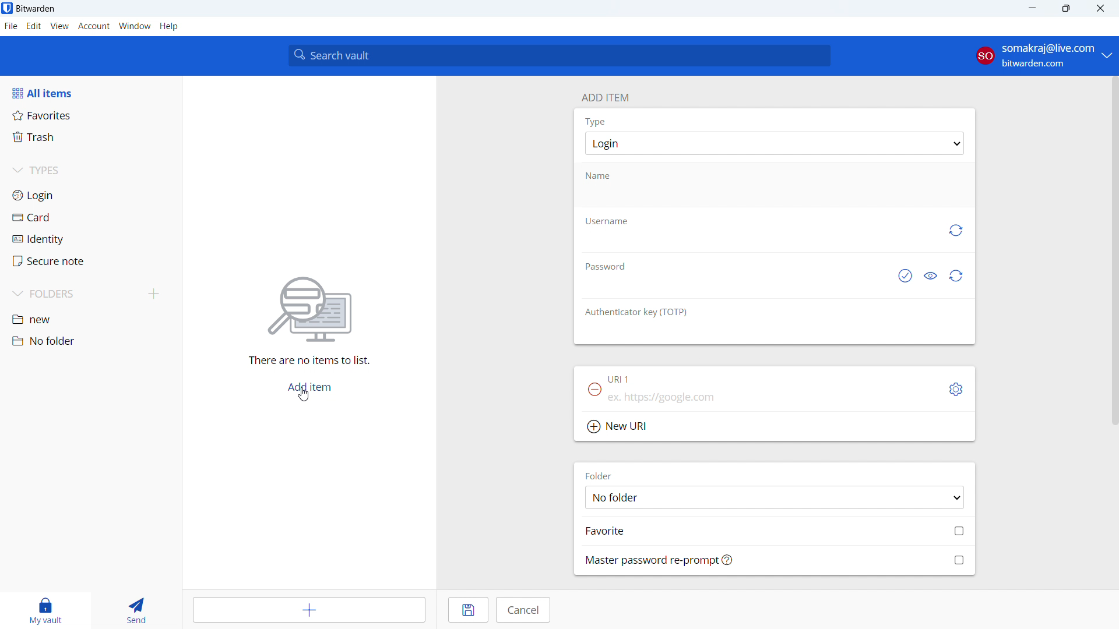 The width and height of the screenshot is (1119, 629). I want to click on select folder, so click(774, 497).